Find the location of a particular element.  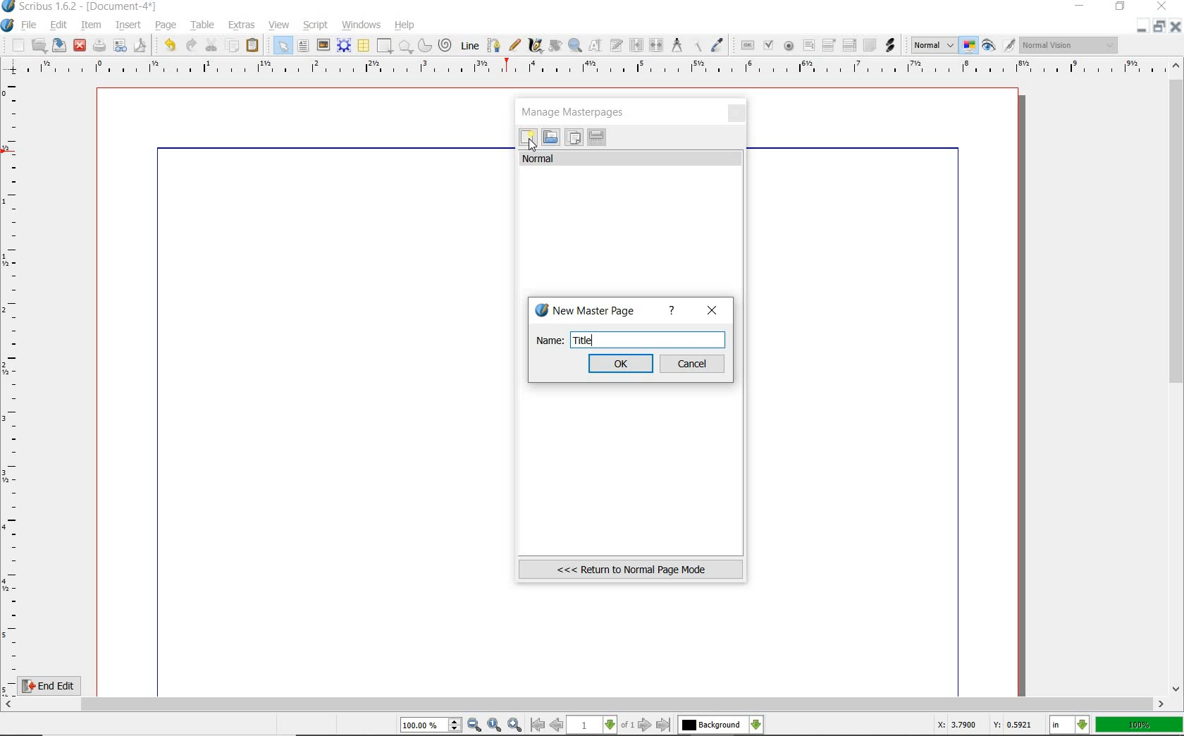

preflight verifier is located at coordinates (121, 47).